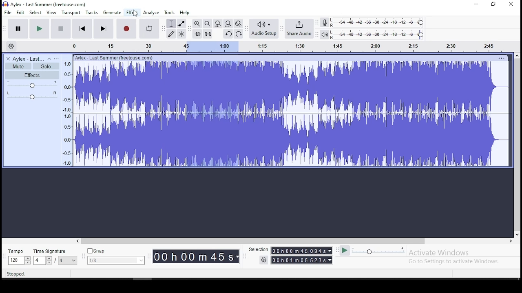 This screenshot has height=293, width=522. I want to click on edit, so click(20, 13).